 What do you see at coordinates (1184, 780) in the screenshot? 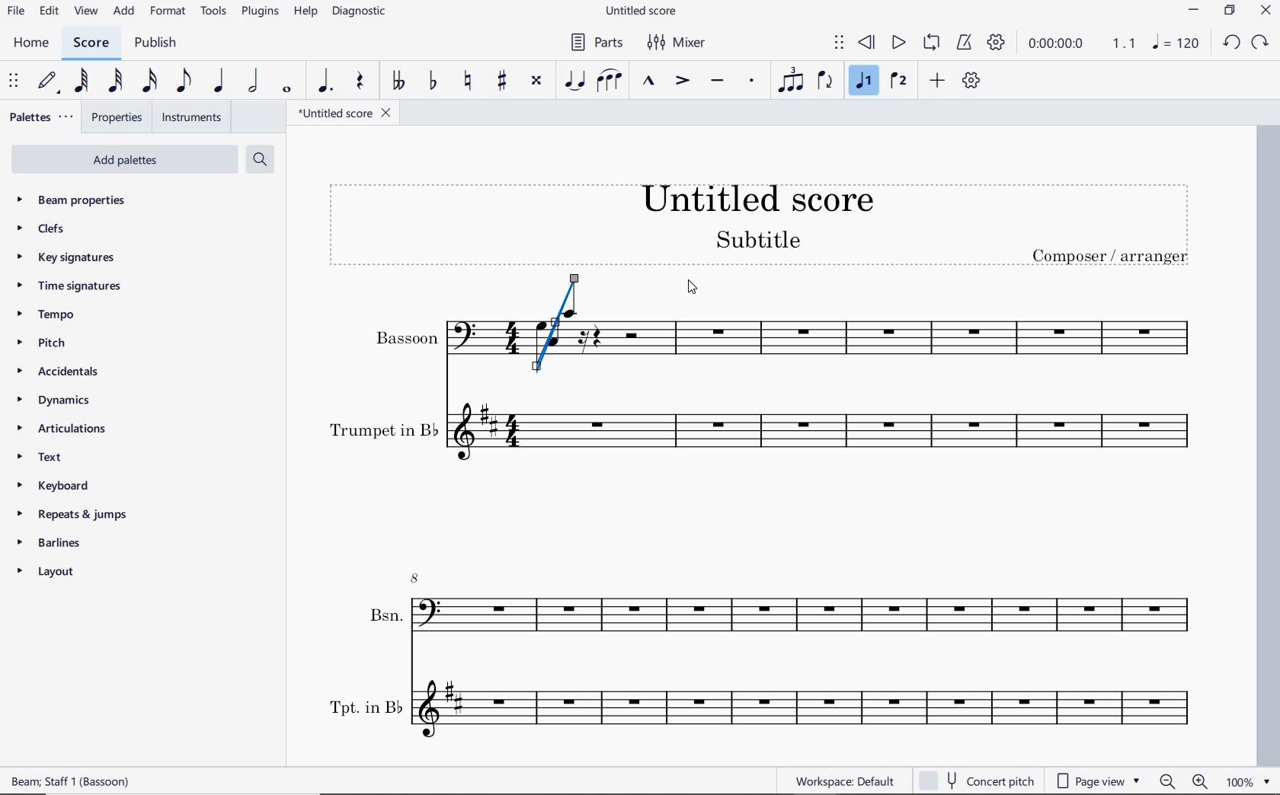
I see `zoom out or zoom in` at bounding box center [1184, 780].